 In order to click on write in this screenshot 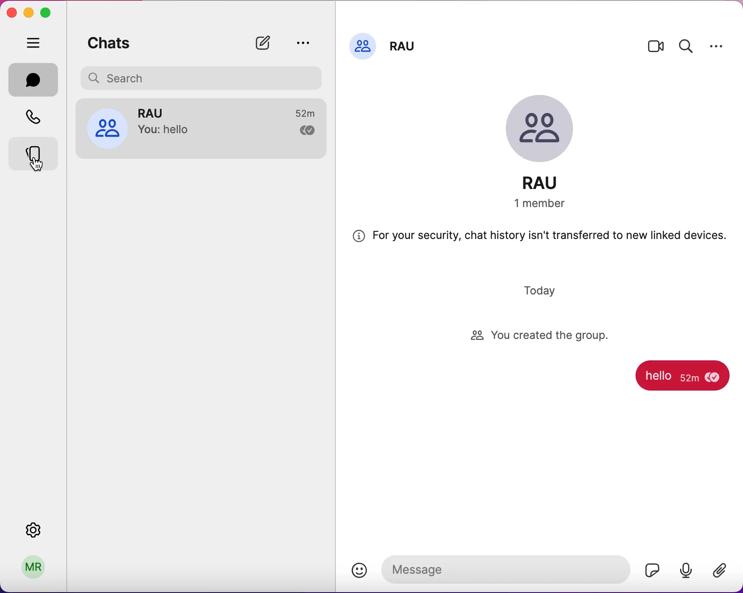, I will do `click(266, 40)`.